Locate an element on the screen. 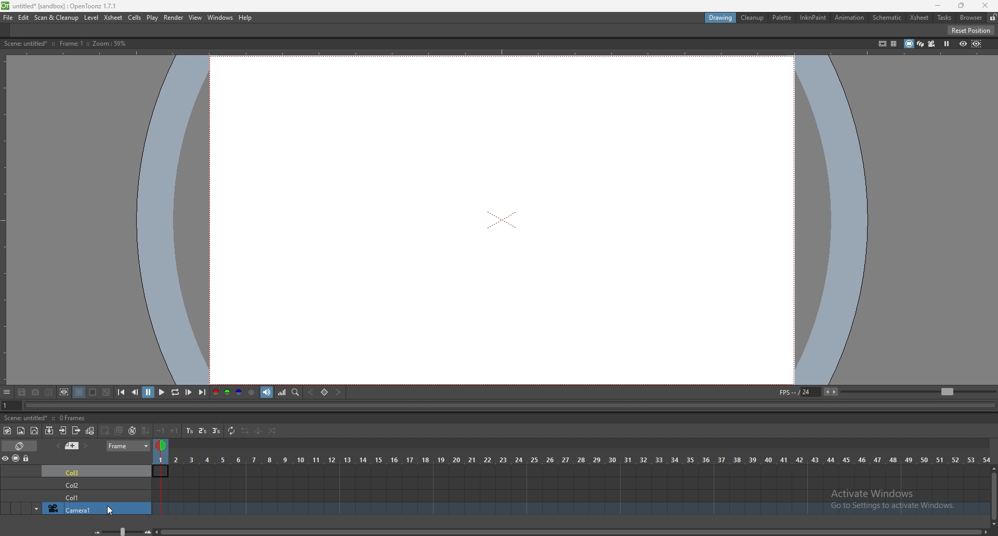 The height and width of the screenshot is (536, 998). cleanup is located at coordinates (753, 19).